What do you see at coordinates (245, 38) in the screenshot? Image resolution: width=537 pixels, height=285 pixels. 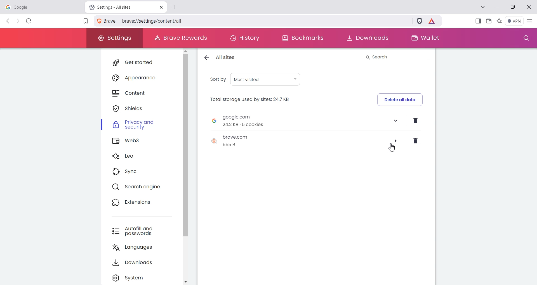 I see `History` at bounding box center [245, 38].